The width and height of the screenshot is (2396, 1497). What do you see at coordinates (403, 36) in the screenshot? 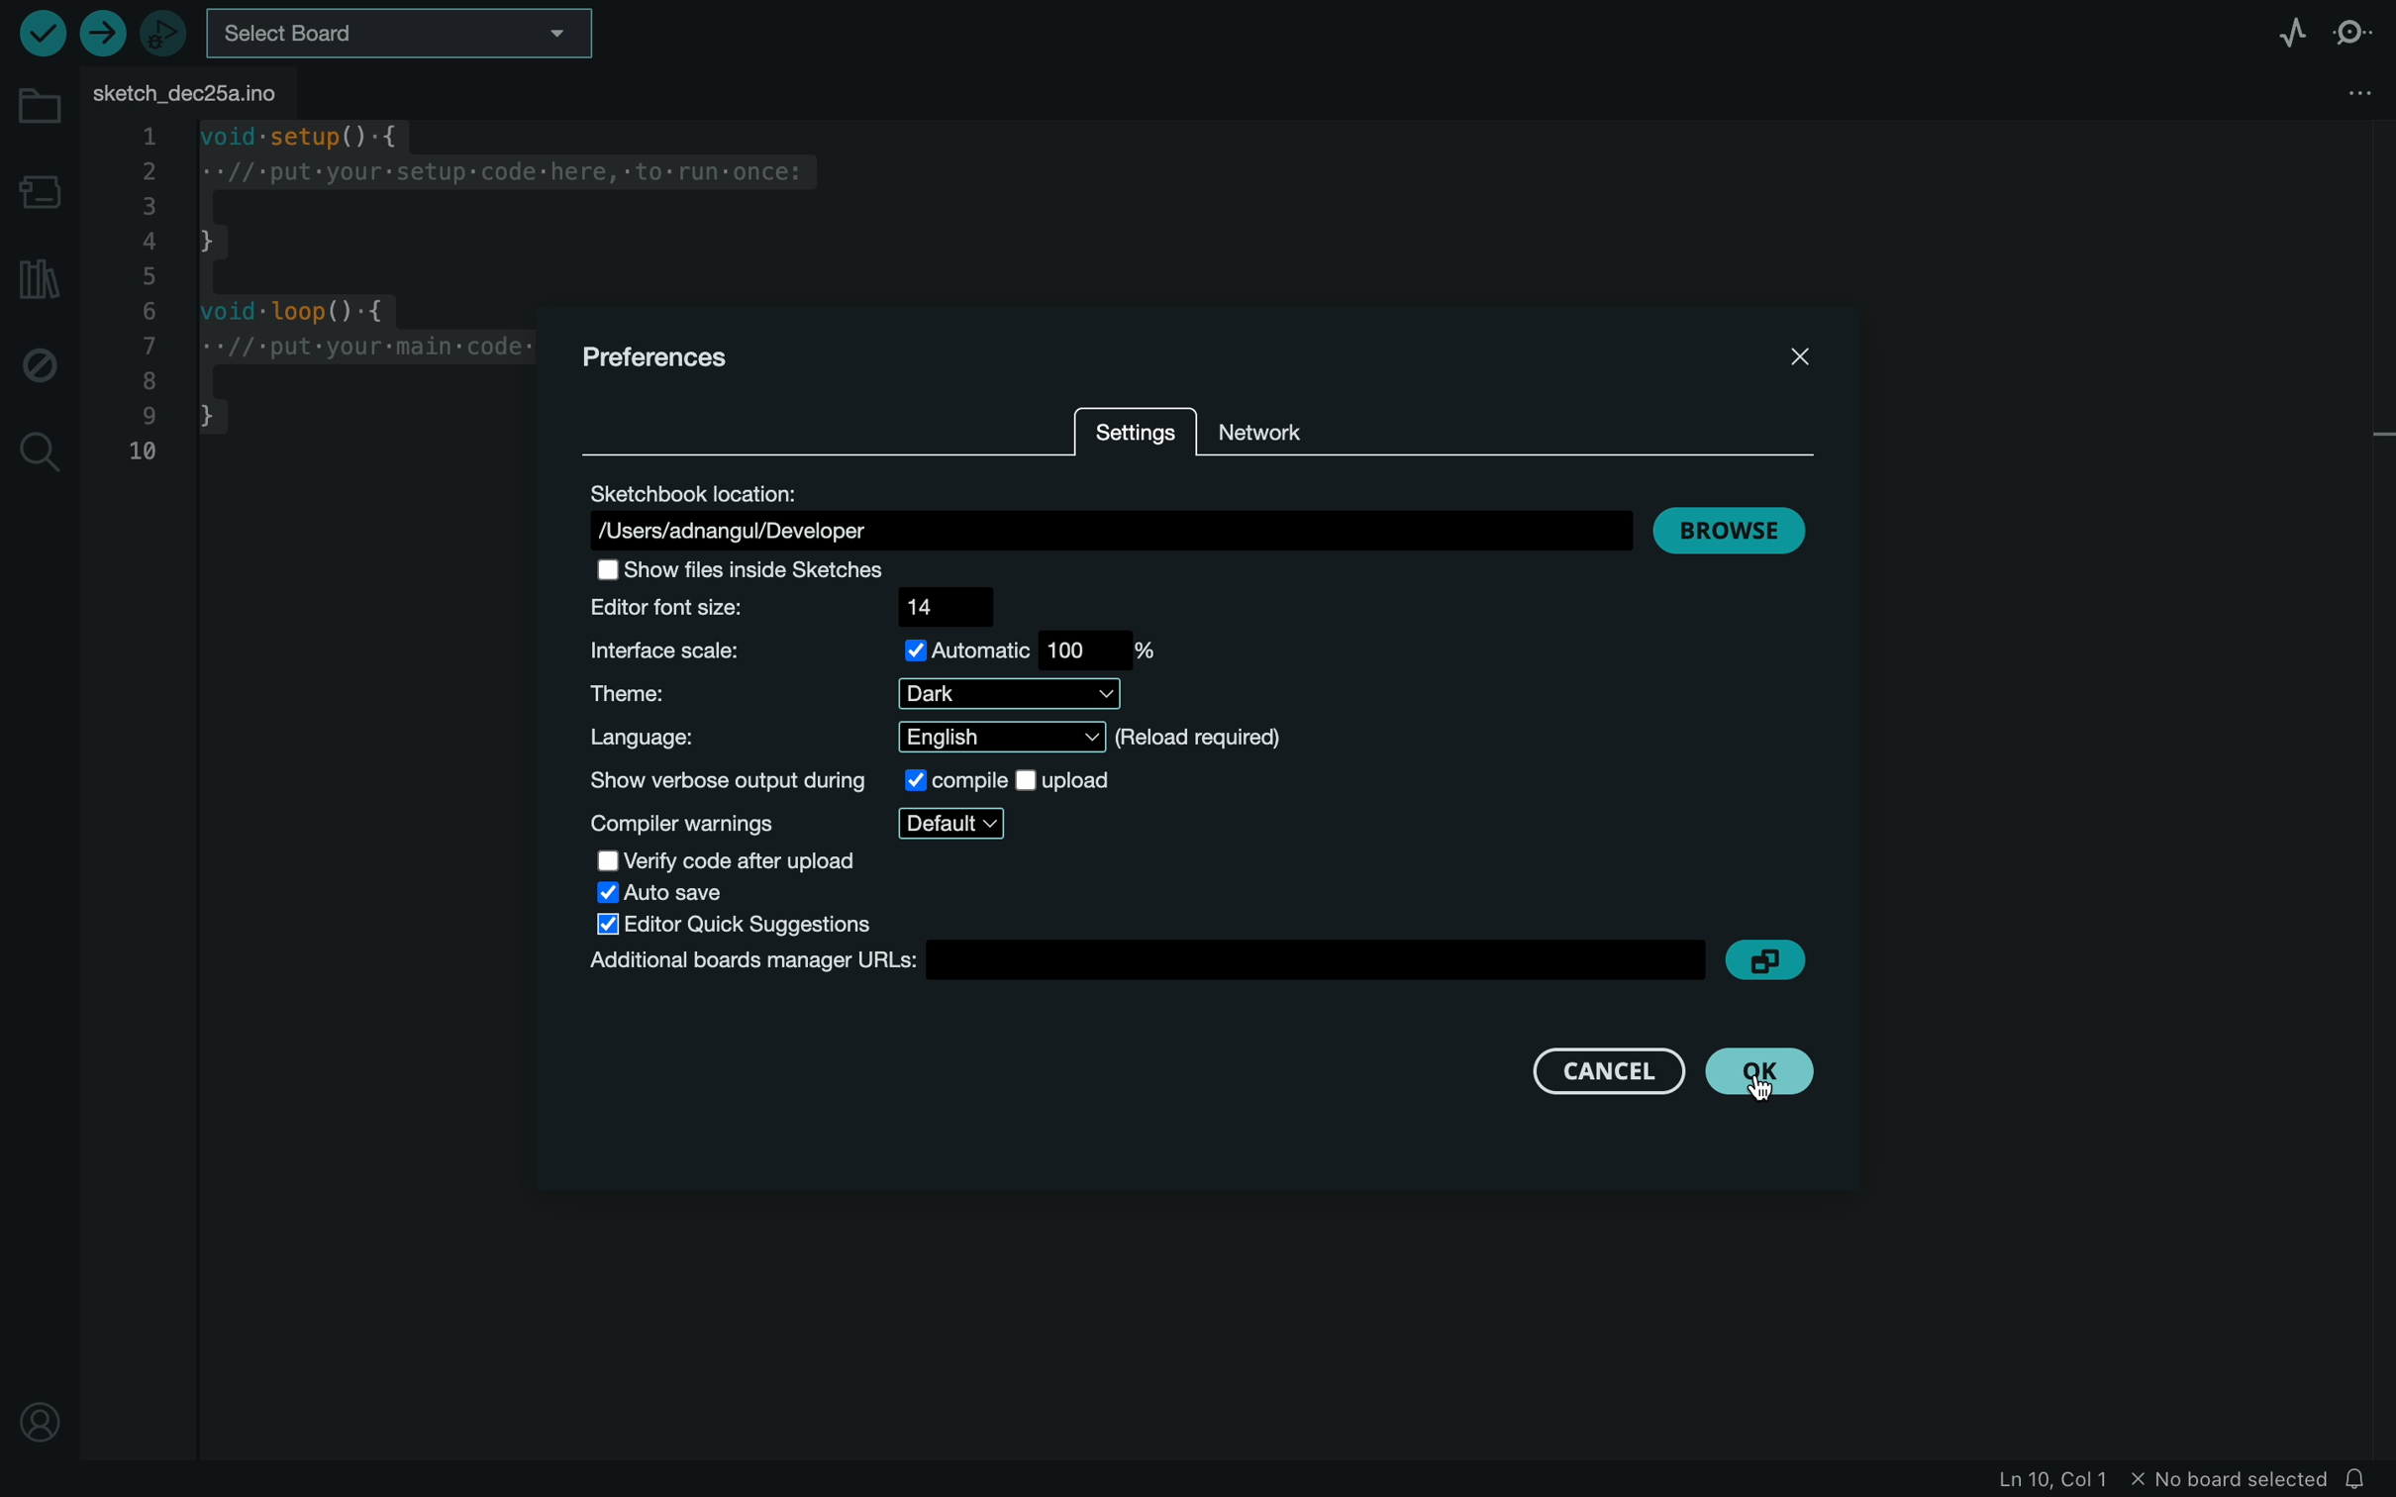
I see `board  selecter` at bounding box center [403, 36].